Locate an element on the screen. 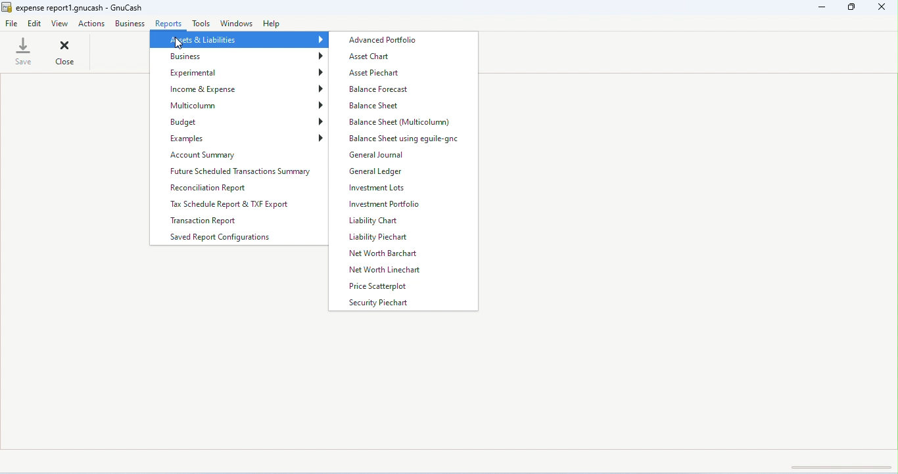  asset chart is located at coordinates (371, 57).